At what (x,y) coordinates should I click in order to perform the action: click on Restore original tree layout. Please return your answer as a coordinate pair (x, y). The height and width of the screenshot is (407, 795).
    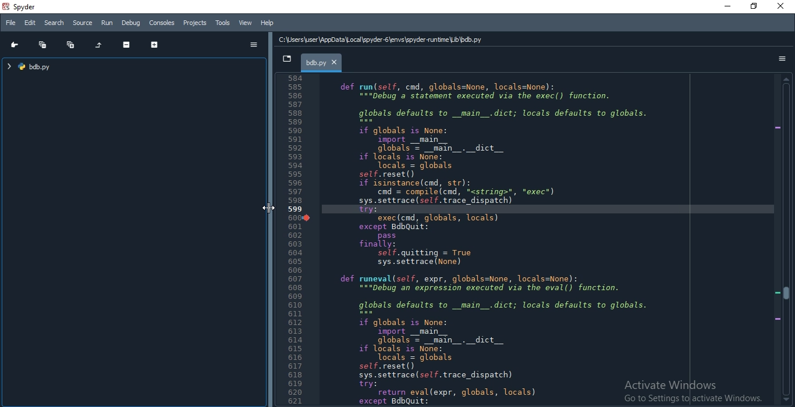
    Looking at the image, I should click on (99, 45).